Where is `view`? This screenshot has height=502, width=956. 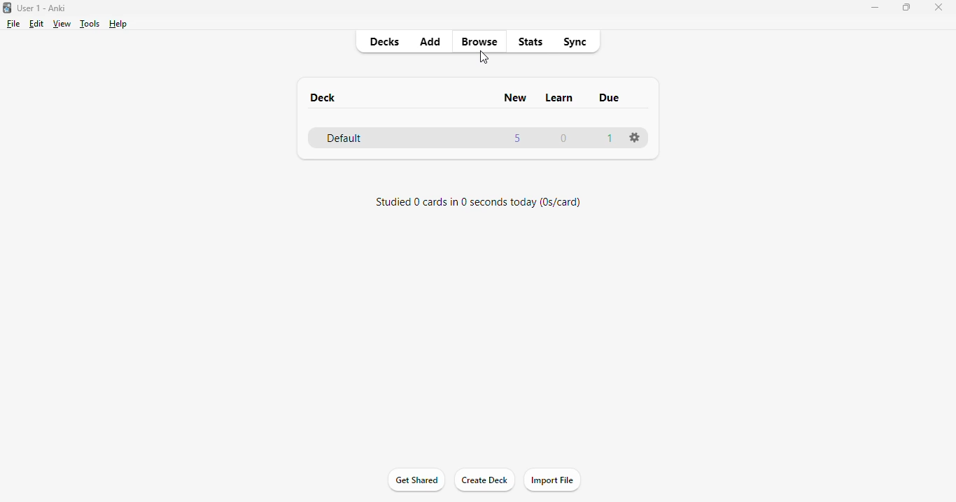
view is located at coordinates (61, 24).